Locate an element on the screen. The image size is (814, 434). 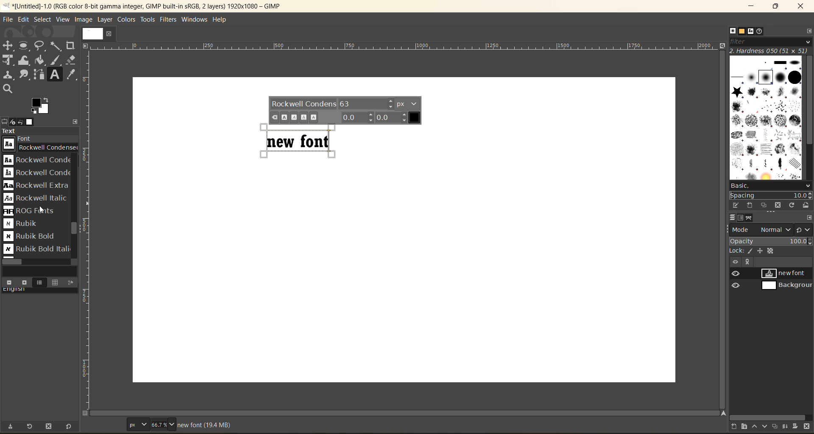
delete tool preset is located at coordinates (49, 428).